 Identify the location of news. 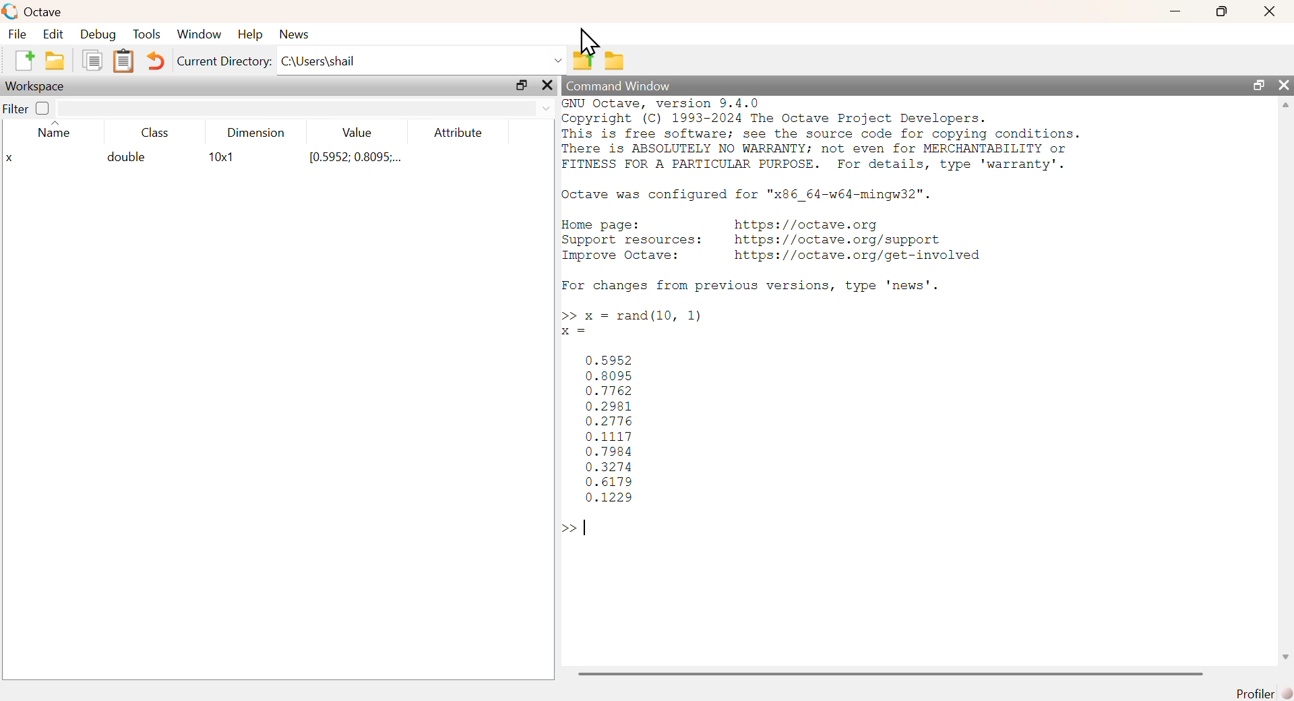
(295, 34).